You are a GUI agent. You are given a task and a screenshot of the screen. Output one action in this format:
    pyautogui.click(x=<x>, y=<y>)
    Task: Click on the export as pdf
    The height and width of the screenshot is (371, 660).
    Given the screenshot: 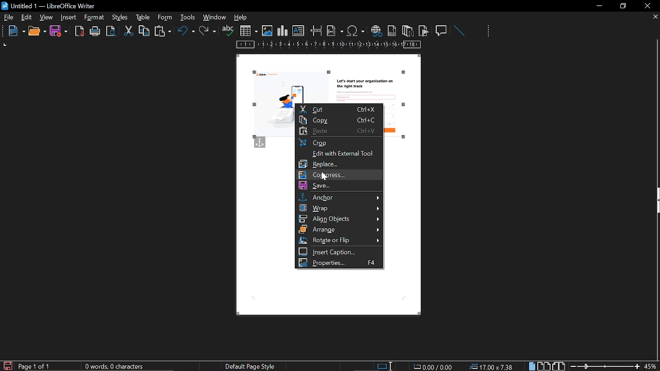 What is the action you would take?
    pyautogui.click(x=80, y=31)
    